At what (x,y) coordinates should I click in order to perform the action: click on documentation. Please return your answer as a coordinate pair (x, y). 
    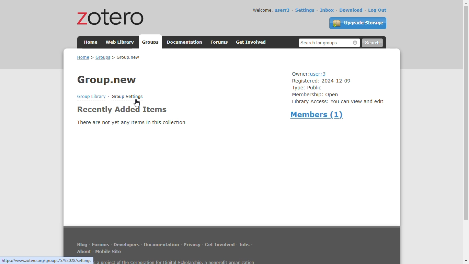
    Looking at the image, I should click on (185, 42).